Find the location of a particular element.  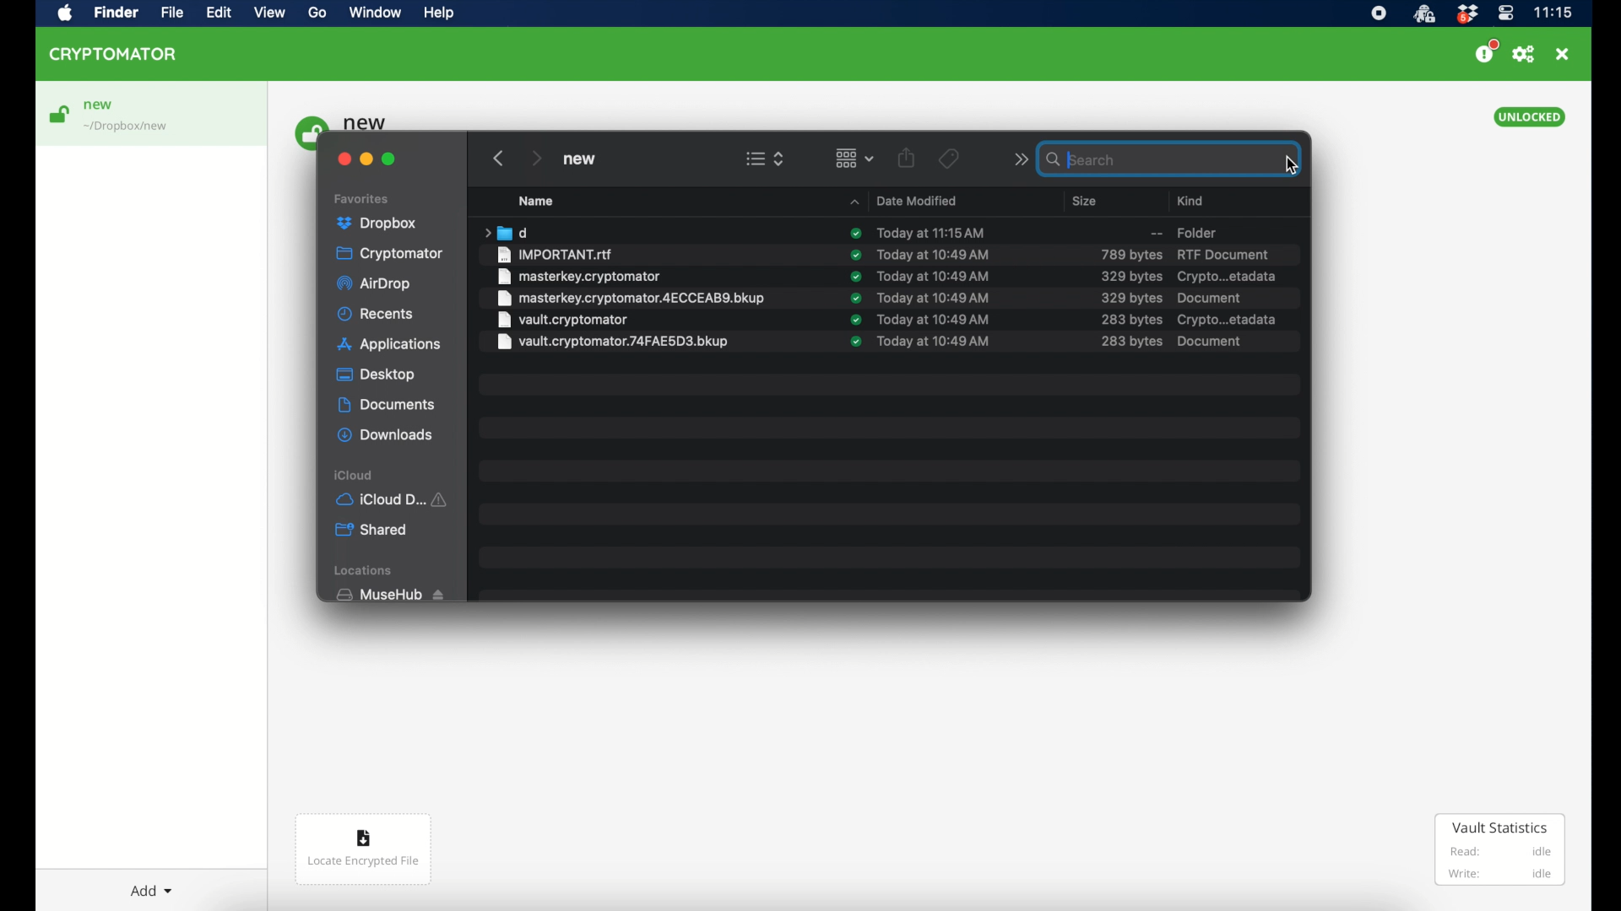

go is located at coordinates (318, 13).